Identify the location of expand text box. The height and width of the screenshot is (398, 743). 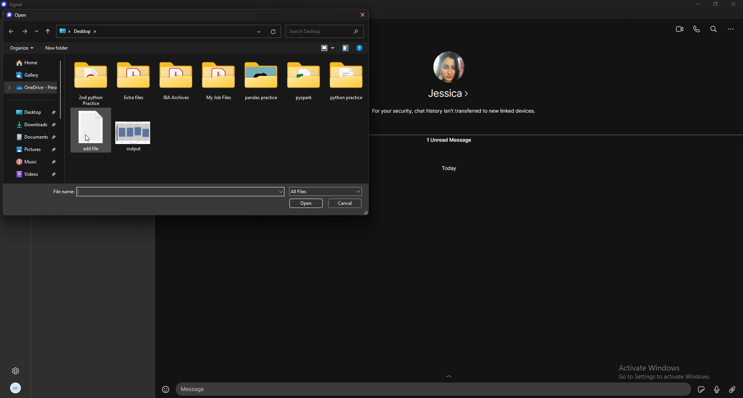
(450, 375).